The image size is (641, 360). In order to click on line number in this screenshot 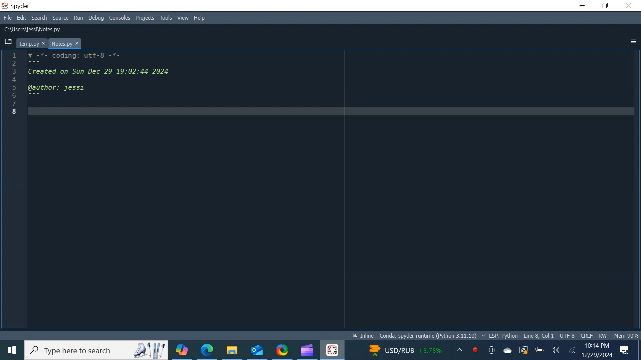, I will do `click(13, 84)`.